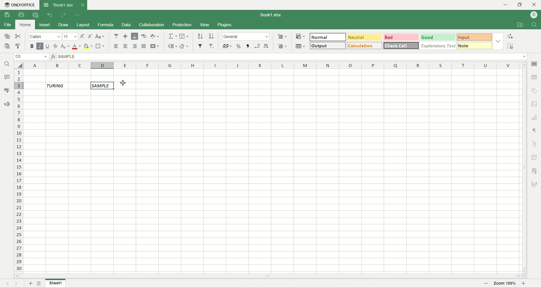 The height and width of the screenshot is (288, 541). Describe the element at coordinates (184, 46) in the screenshot. I see `clear` at that location.